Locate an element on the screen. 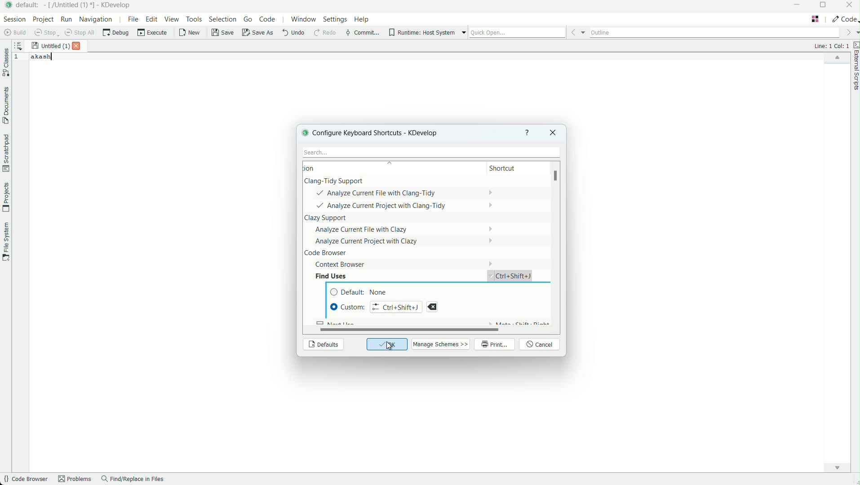 The image size is (860, 485). file name is located at coordinates (71, 5).